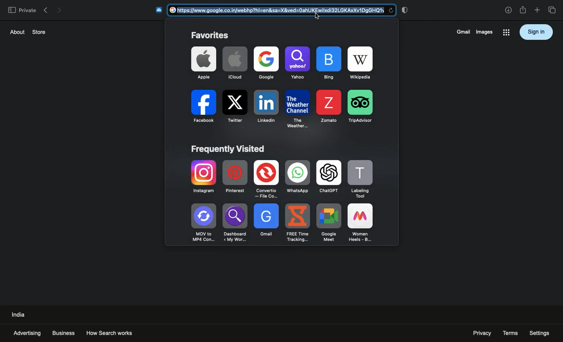 This screenshot has height=342, width=563. What do you see at coordinates (19, 314) in the screenshot?
I see `india` at bounding box center [19, 314].